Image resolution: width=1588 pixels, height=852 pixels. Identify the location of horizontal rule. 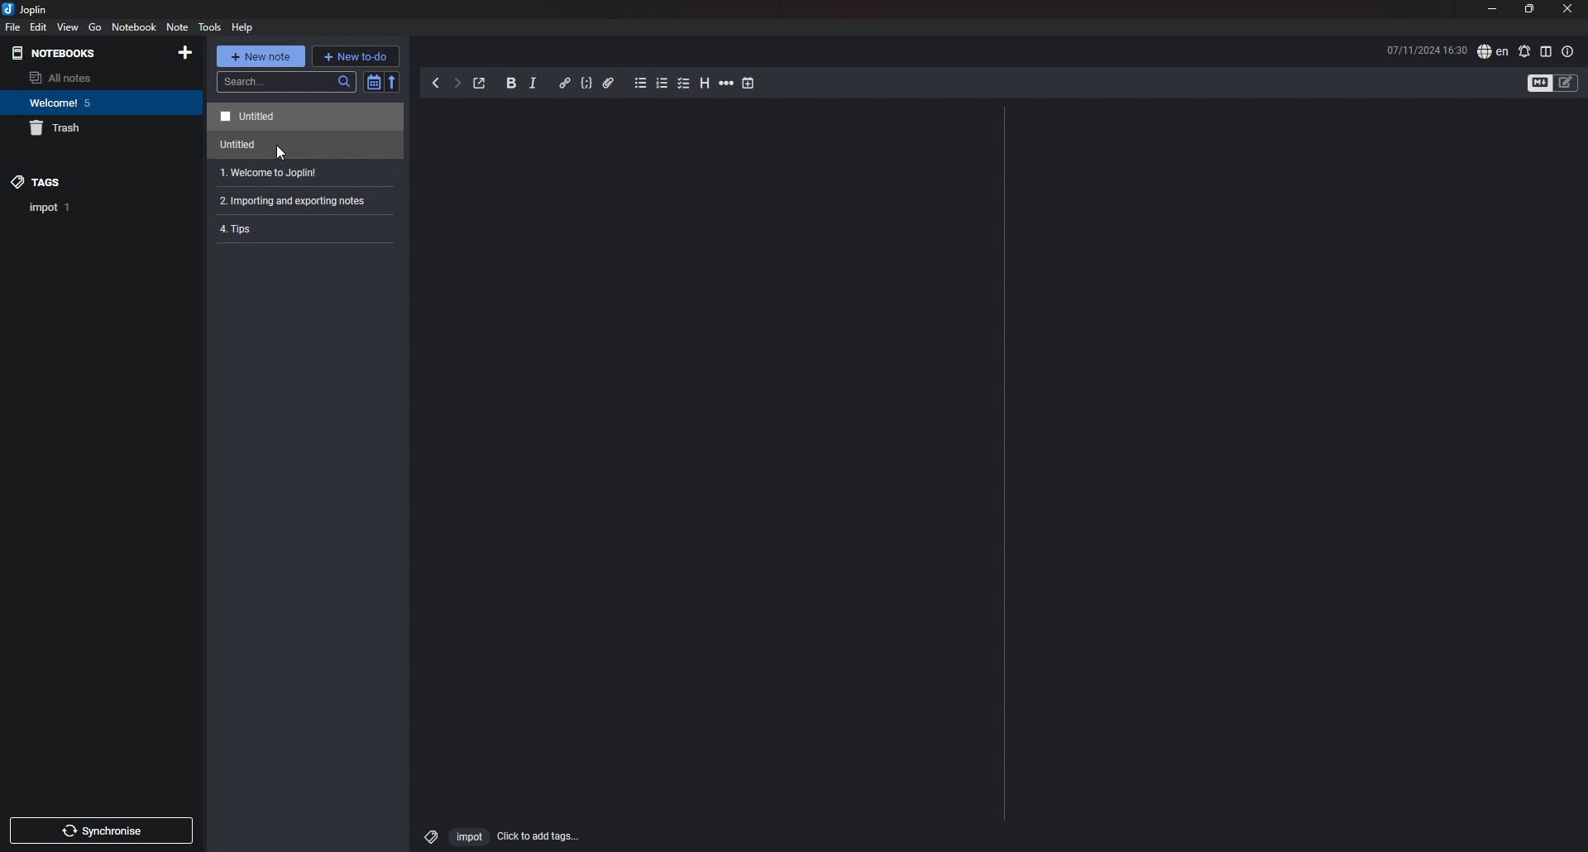
(726, 84).